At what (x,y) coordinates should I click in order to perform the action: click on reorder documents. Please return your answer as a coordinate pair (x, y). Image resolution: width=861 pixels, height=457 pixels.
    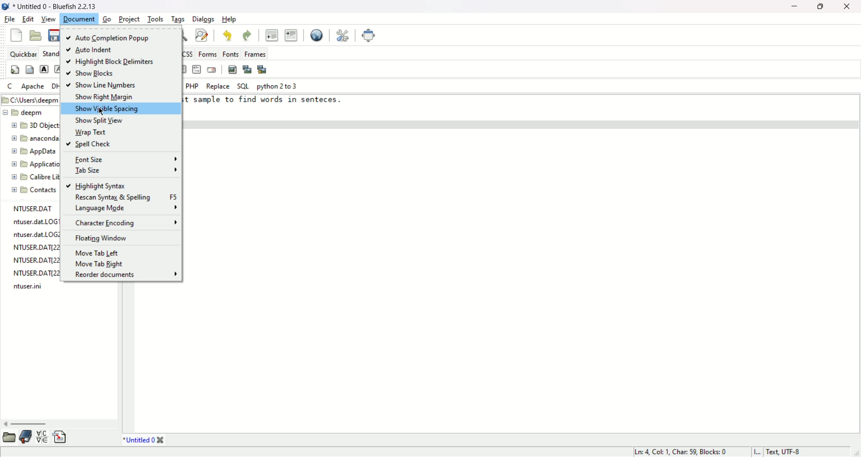
    Looking at the image, I should click on (122, 275).